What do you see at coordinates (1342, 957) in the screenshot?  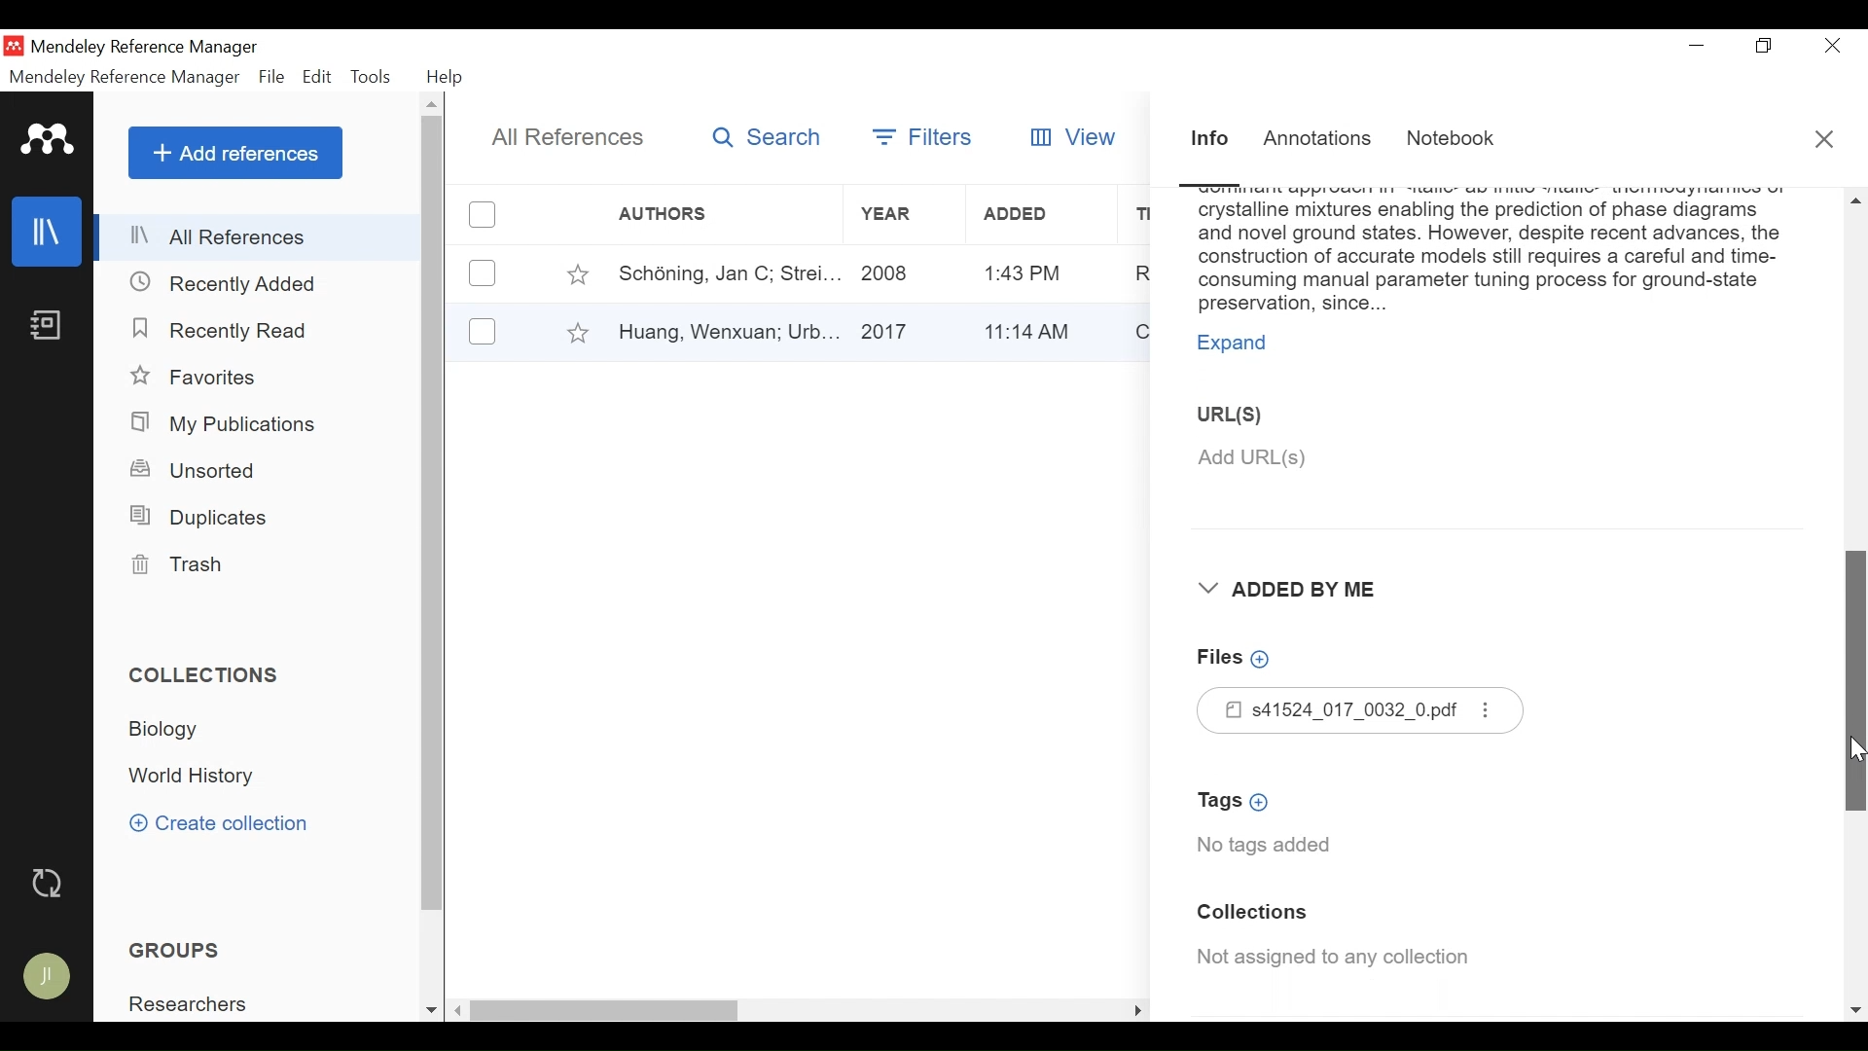 I see `Collection Assigned ` at bounding box center [1342, 957].